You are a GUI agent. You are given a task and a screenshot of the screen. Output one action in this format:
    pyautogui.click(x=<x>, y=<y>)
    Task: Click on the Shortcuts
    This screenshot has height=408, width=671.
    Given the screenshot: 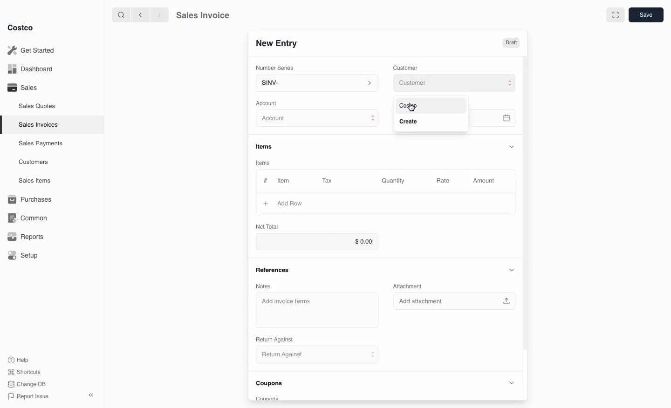 What is the action you would take?
    pyautogui.click(x=24, y=371)
    